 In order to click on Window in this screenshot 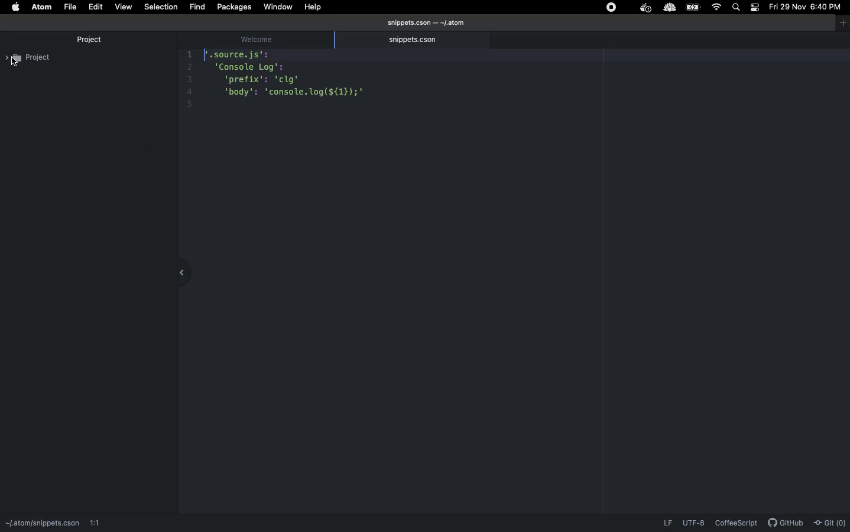, I will do `click(280, 7)`.